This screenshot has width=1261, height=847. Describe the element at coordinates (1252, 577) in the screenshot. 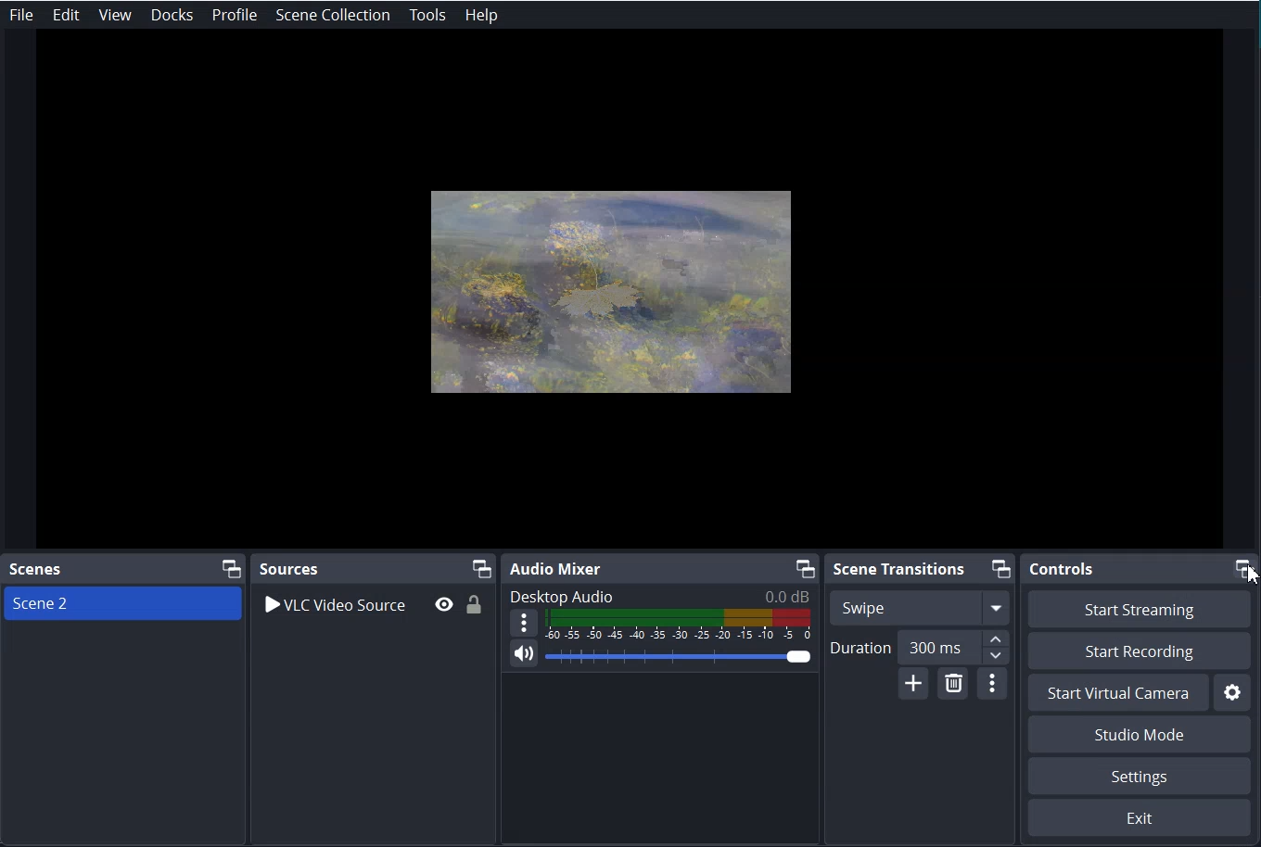

I see `cursor` at that location.